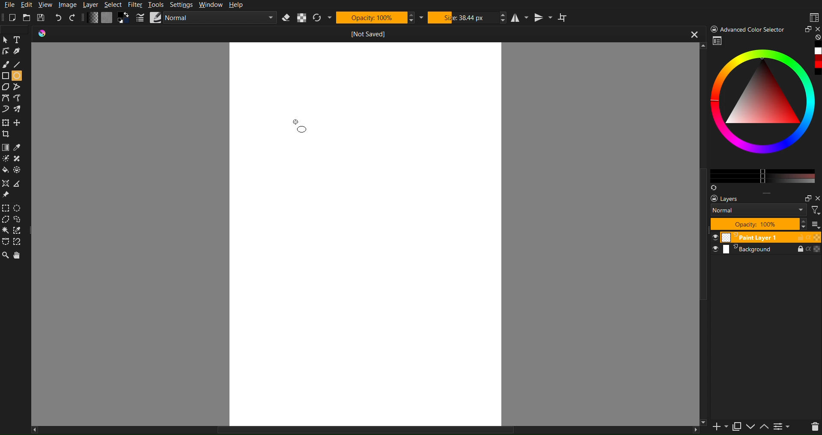 Image resolution: width=822 pixels, height=435 pixels. Describe the element at coordinates (43, 18) in the screenshot. I see `Save` at that location.